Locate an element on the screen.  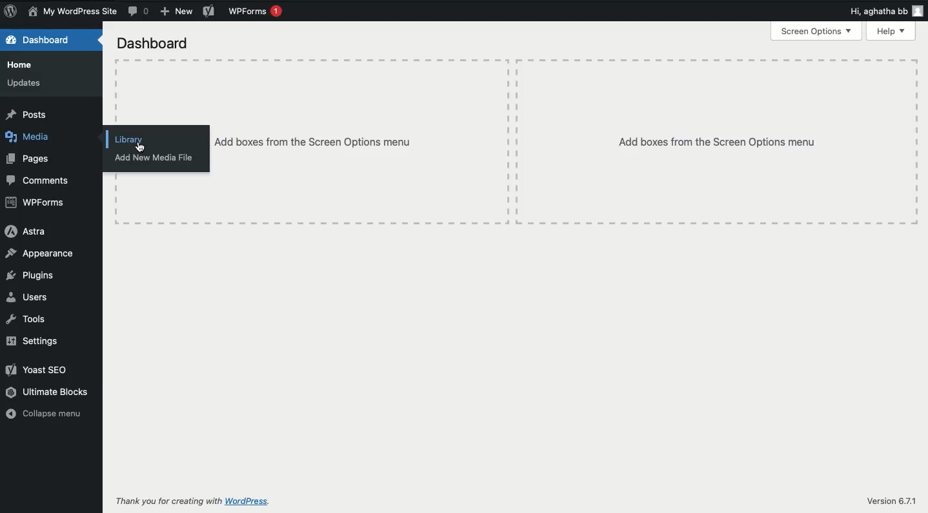
Add boxes from the screen options menu is located at coordinates (365, 141).